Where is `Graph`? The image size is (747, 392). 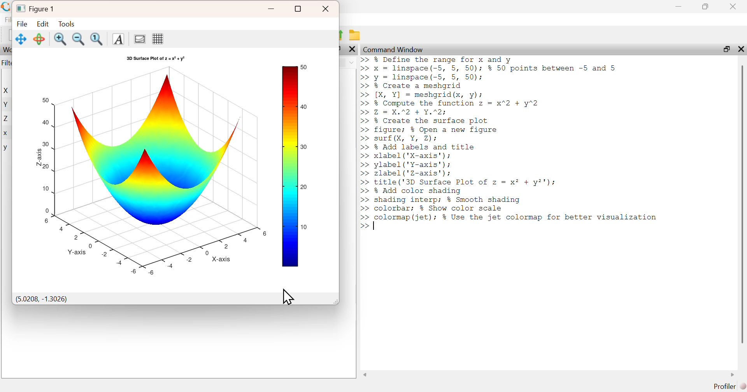
Graph is located at coordinates (180, 170).